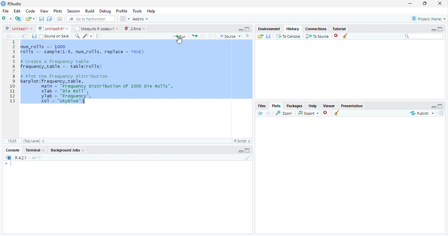 The image size is (448, 236). What do you see at coordinates (34, 36) in the screenshot?
I see `Save` at bounding box center [34, 36].